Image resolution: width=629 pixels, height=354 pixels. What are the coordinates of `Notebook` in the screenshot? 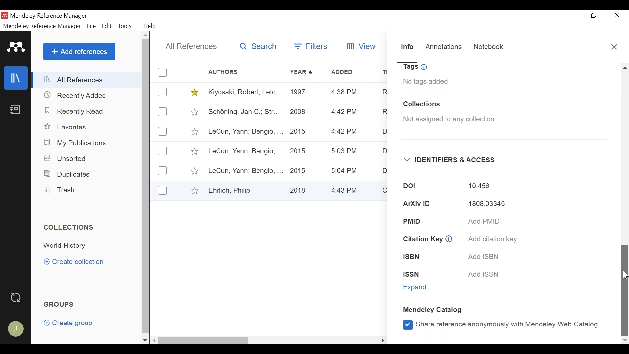 It's located at (488, 48).